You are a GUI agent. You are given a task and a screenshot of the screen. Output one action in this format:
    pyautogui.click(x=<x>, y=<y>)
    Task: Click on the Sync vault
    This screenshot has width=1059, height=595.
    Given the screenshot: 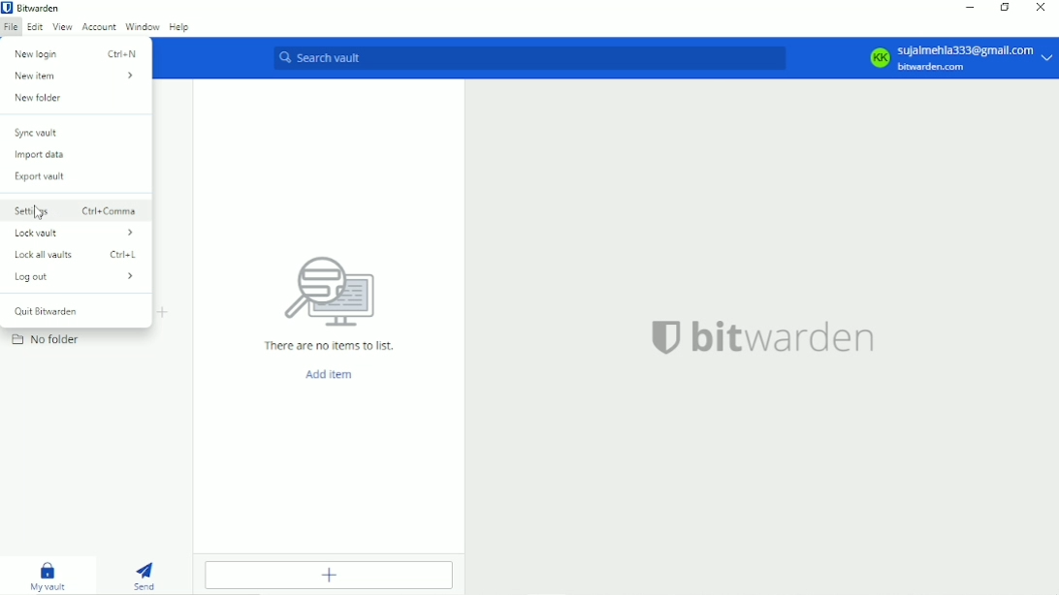 What is the action you would take?
    pyautogui.click(x=36, y=133)
    